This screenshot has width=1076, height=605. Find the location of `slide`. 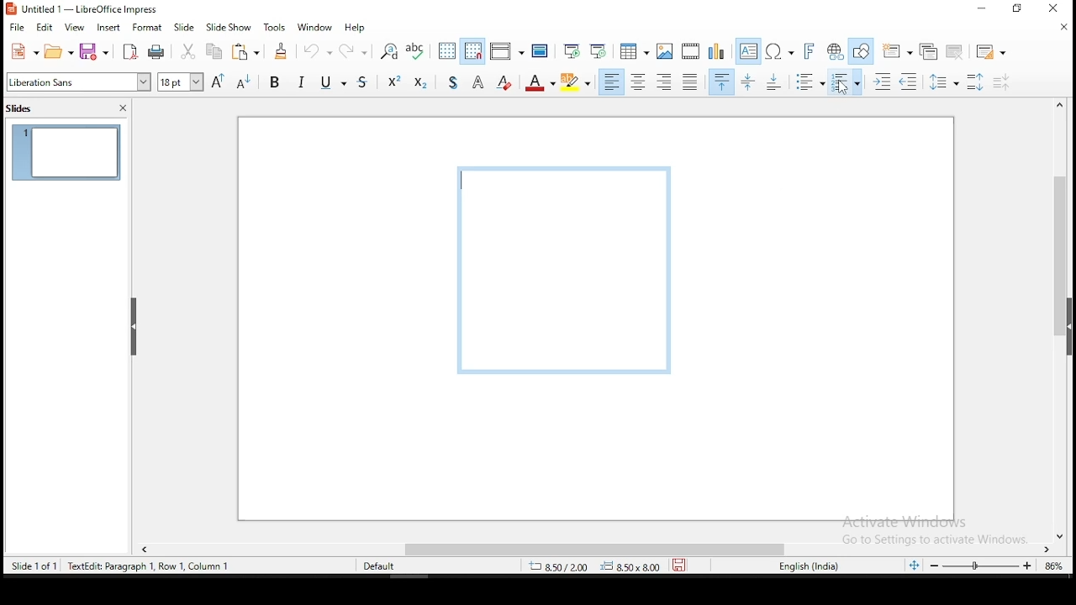

slide is located at coordinates (187, 27).